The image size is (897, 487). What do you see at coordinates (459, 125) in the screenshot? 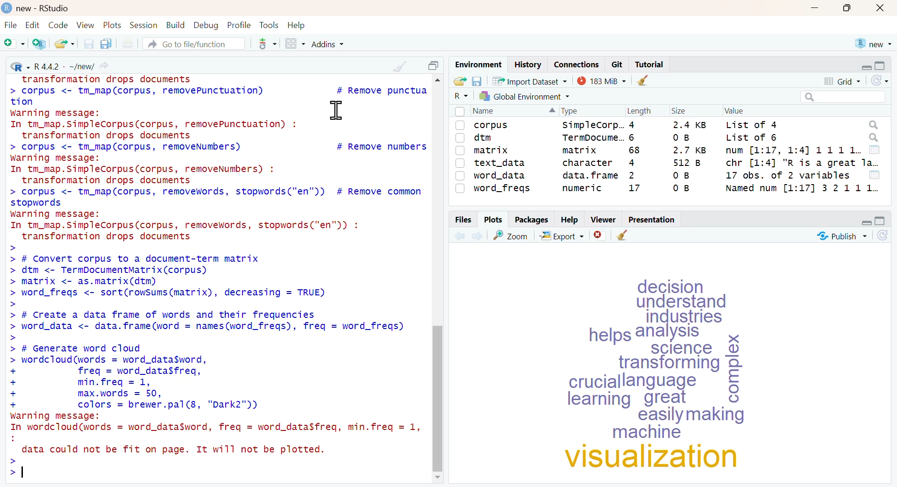
I see `Check box` at bounding box center [459, 125].